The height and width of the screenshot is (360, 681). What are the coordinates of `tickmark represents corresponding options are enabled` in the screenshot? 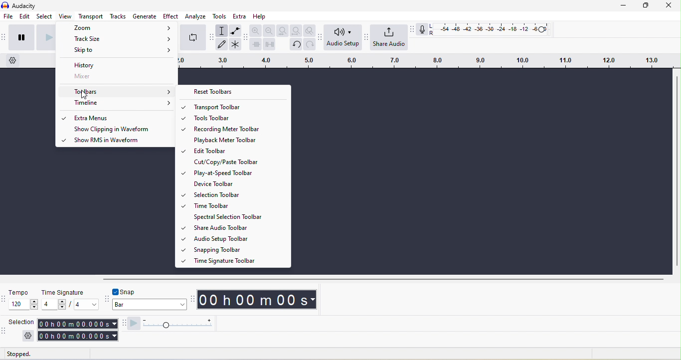 It's located at (183, 184).